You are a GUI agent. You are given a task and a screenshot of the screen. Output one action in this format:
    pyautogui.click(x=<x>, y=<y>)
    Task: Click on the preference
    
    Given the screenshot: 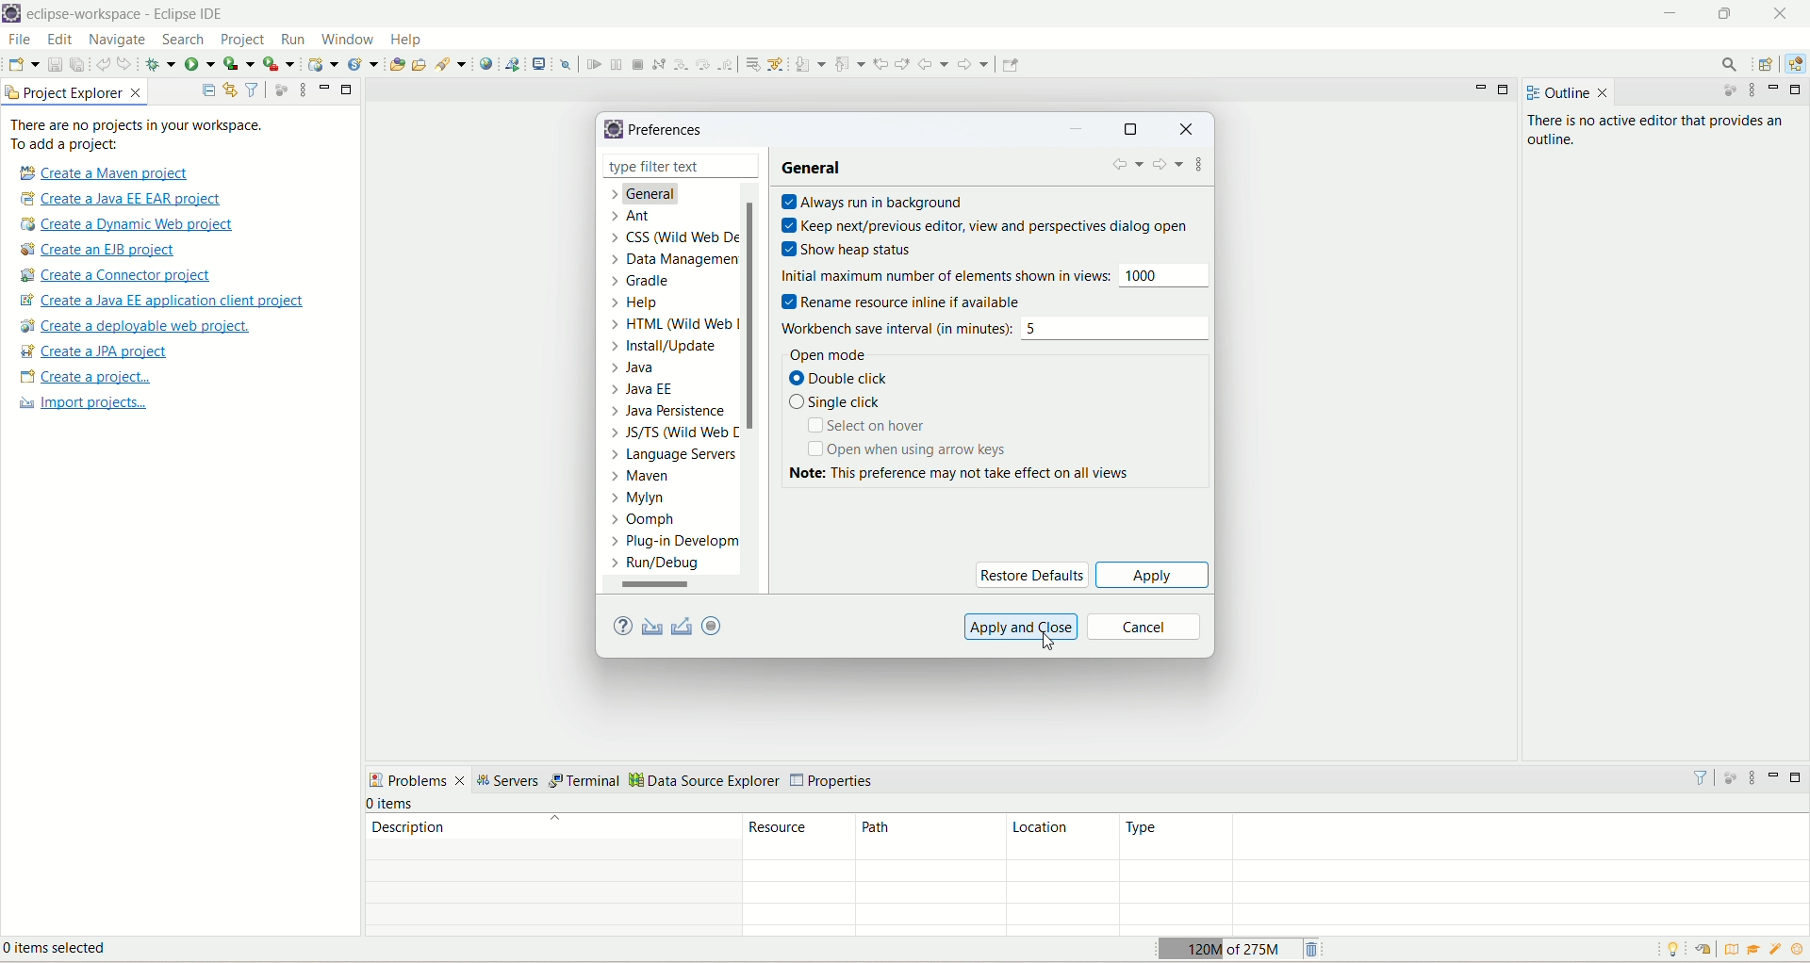 What is the action you would take?
    pyautogui.click(x=669, y=131)
    